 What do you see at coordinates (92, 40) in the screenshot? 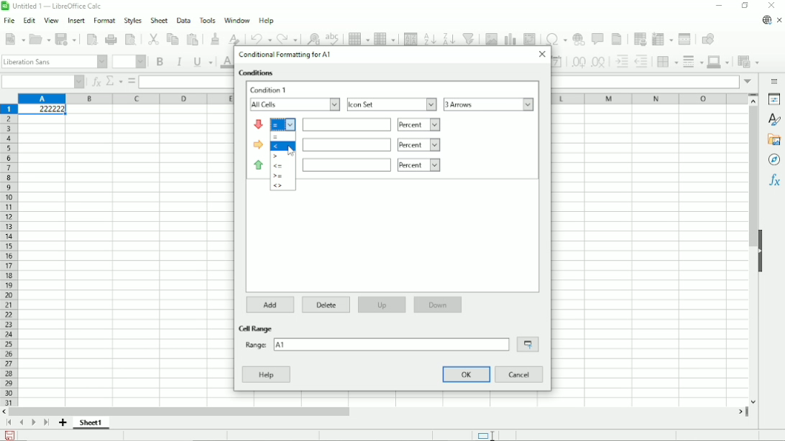
I see `Export directly as PDF` at bounding box center [92, 40].